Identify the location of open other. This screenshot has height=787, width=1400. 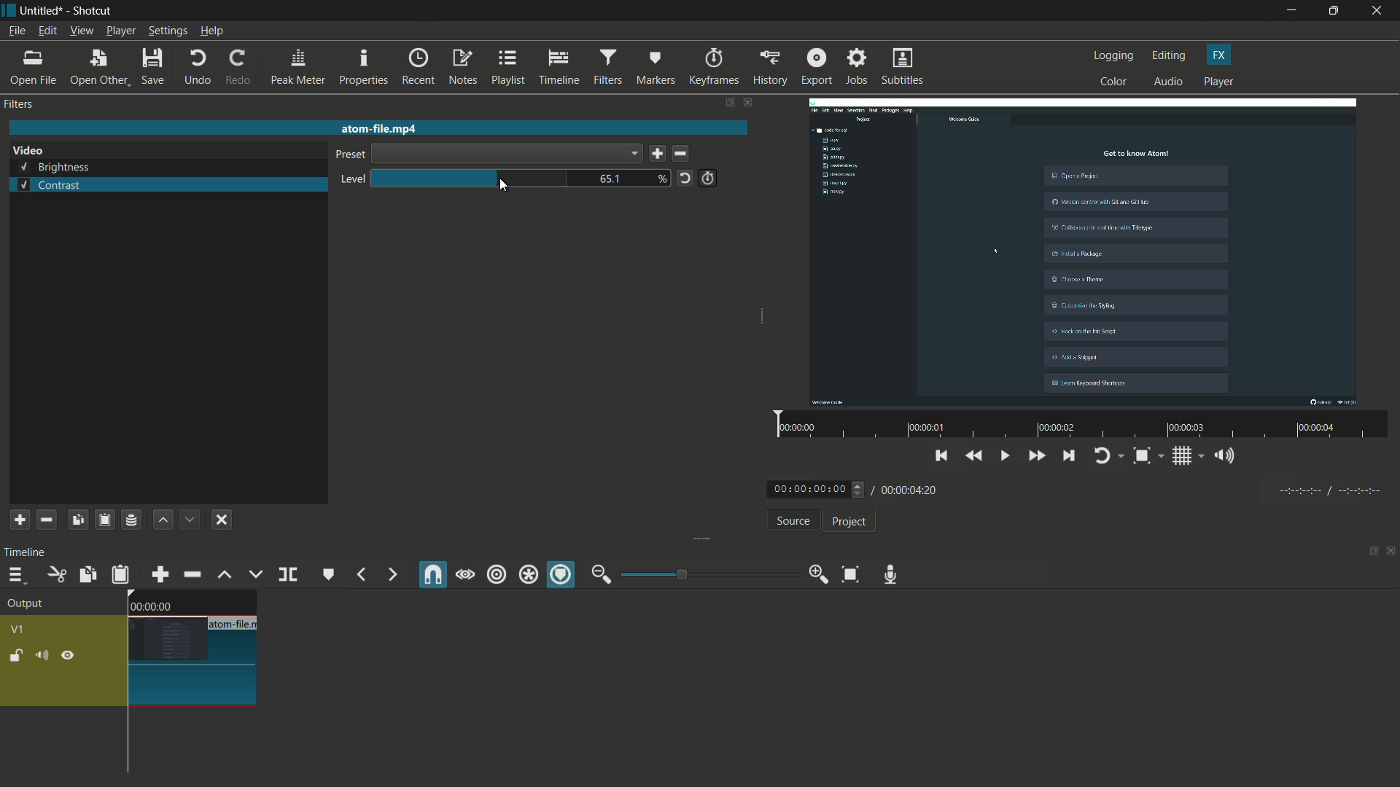
(99, 68).